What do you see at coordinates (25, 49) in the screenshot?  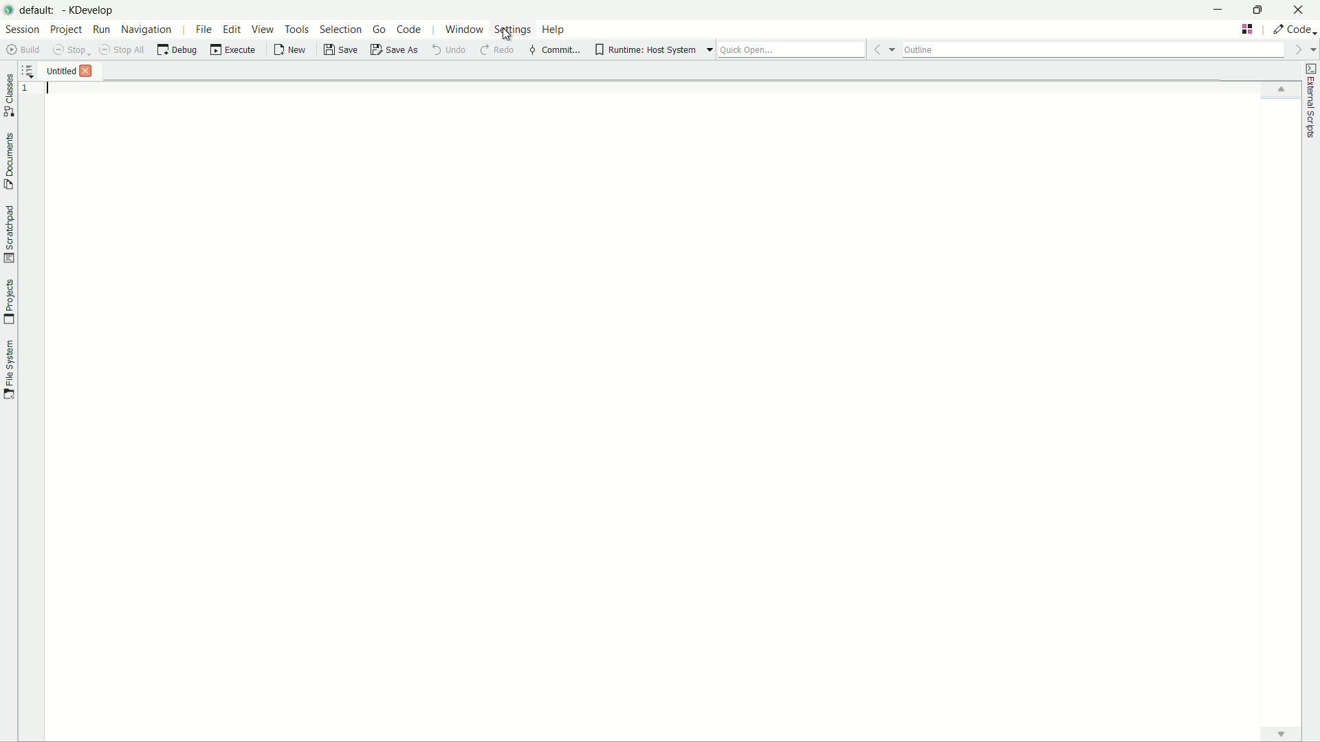 I see `build` at bounding box center [25, 49].